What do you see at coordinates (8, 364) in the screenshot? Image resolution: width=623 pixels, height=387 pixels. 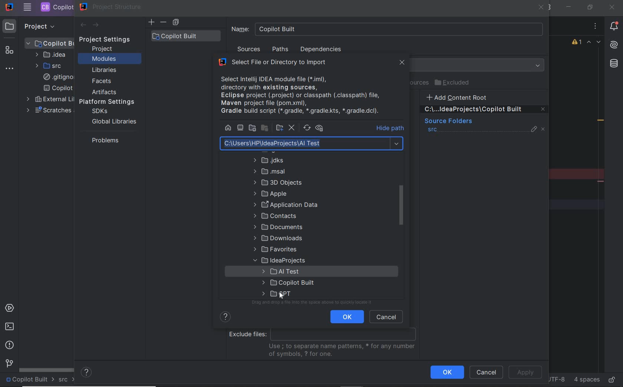 I see `version control` at bounding box center [8, 364].